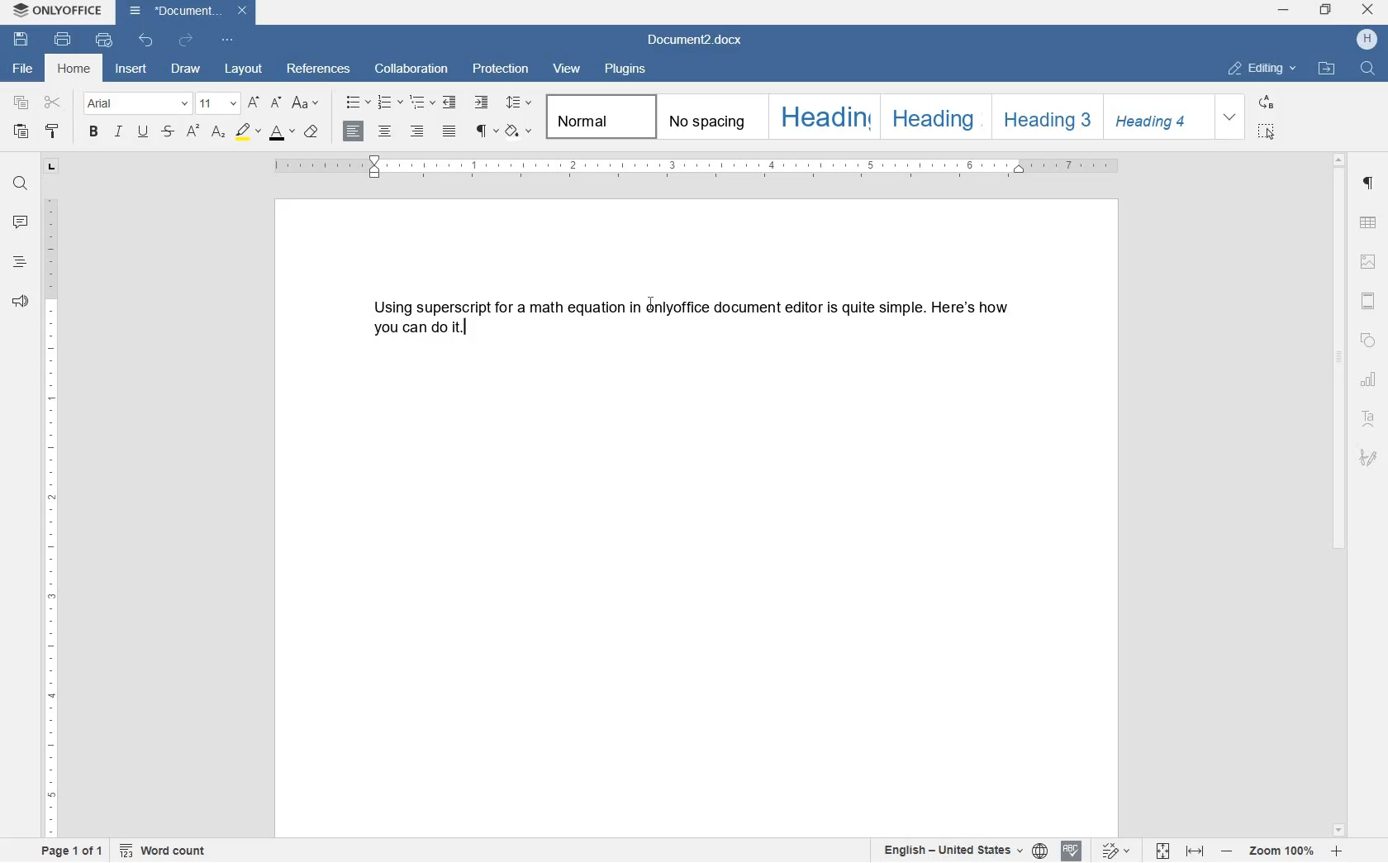 The image size is (1388, 863). I want to click on FIND, so click(1366, 69).